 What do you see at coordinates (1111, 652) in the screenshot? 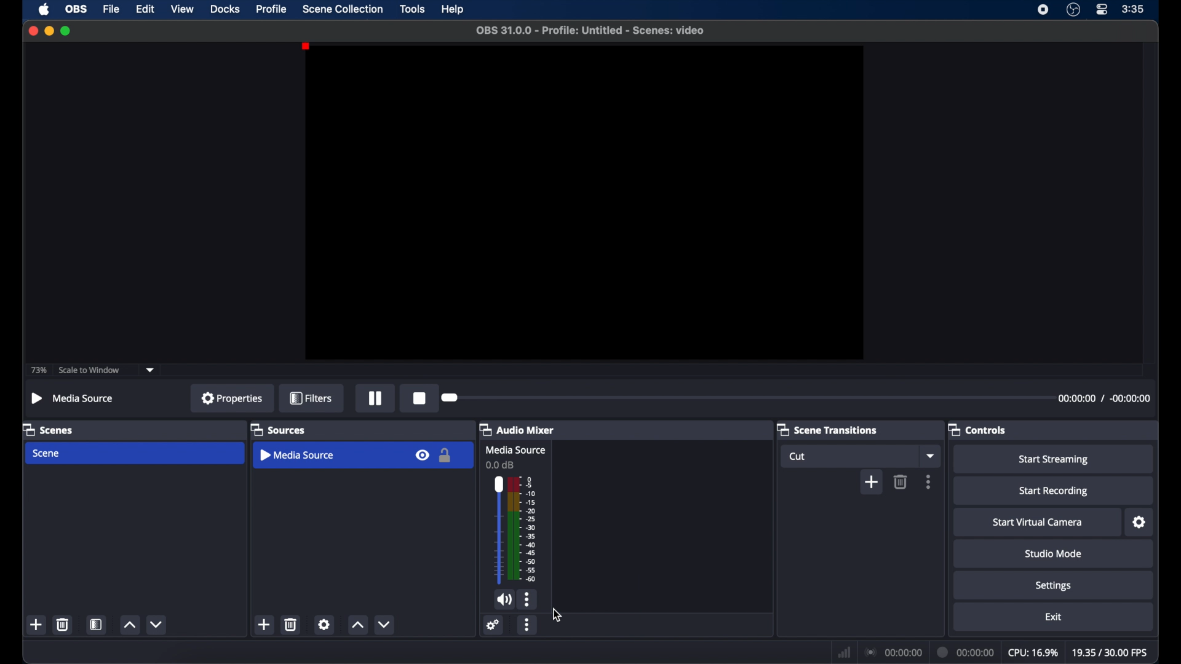
I see `fps` at bounding box center [1111, 652].